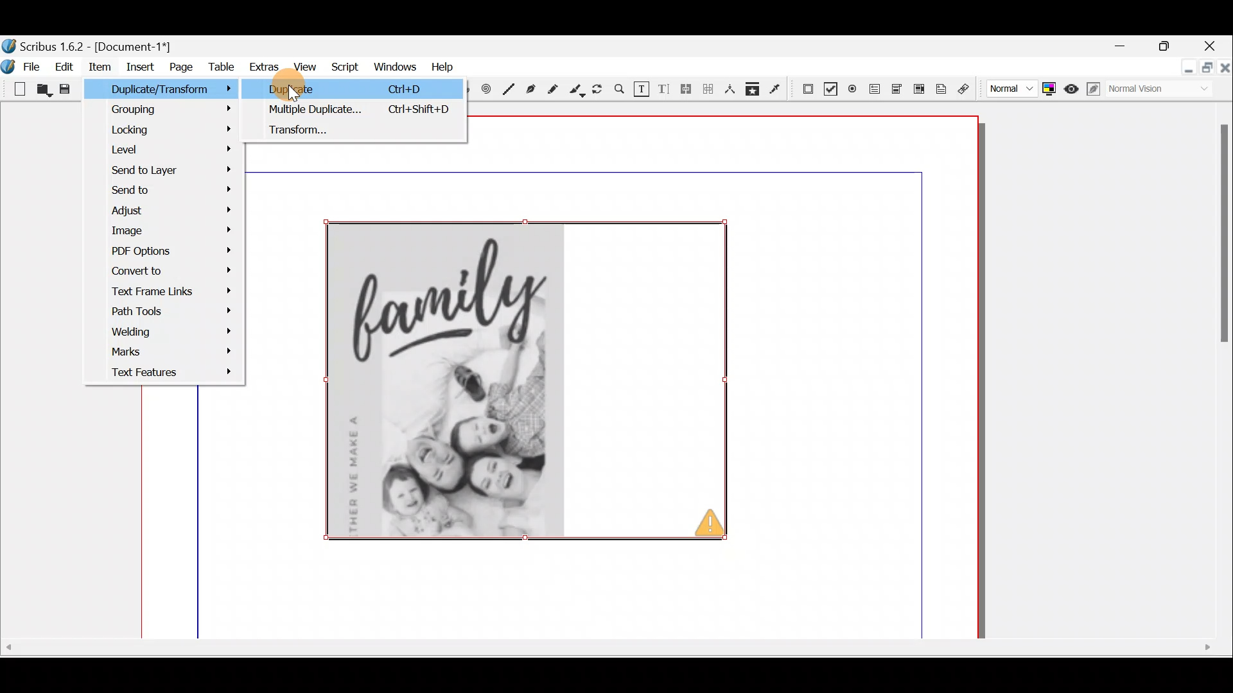 This screenshot has height=693, width=1233. Describe the element at coordinates (895, 90) in the screenshot. I see `PDF combo box` at that location.